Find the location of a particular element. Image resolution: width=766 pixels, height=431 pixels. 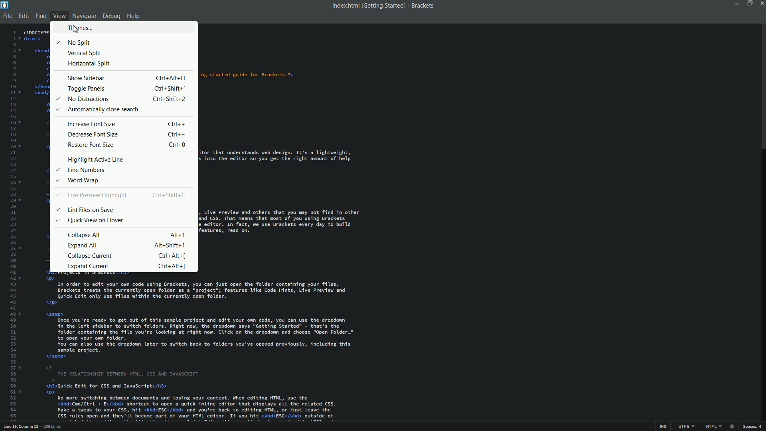

keyboard shortcut is located at coordinates (170, 245).